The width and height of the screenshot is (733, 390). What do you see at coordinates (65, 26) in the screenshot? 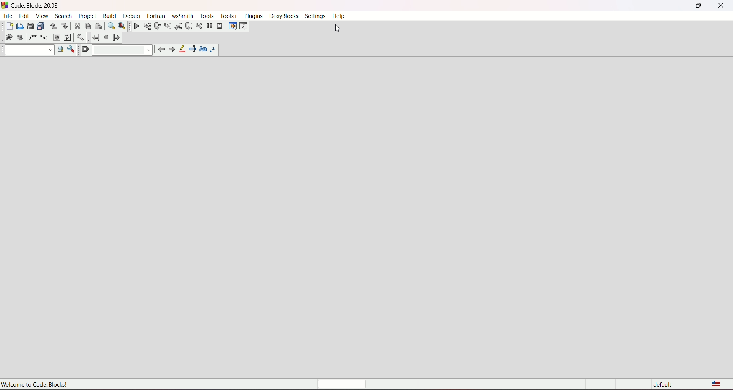
I see `redo` at bounding box center [65, 26].